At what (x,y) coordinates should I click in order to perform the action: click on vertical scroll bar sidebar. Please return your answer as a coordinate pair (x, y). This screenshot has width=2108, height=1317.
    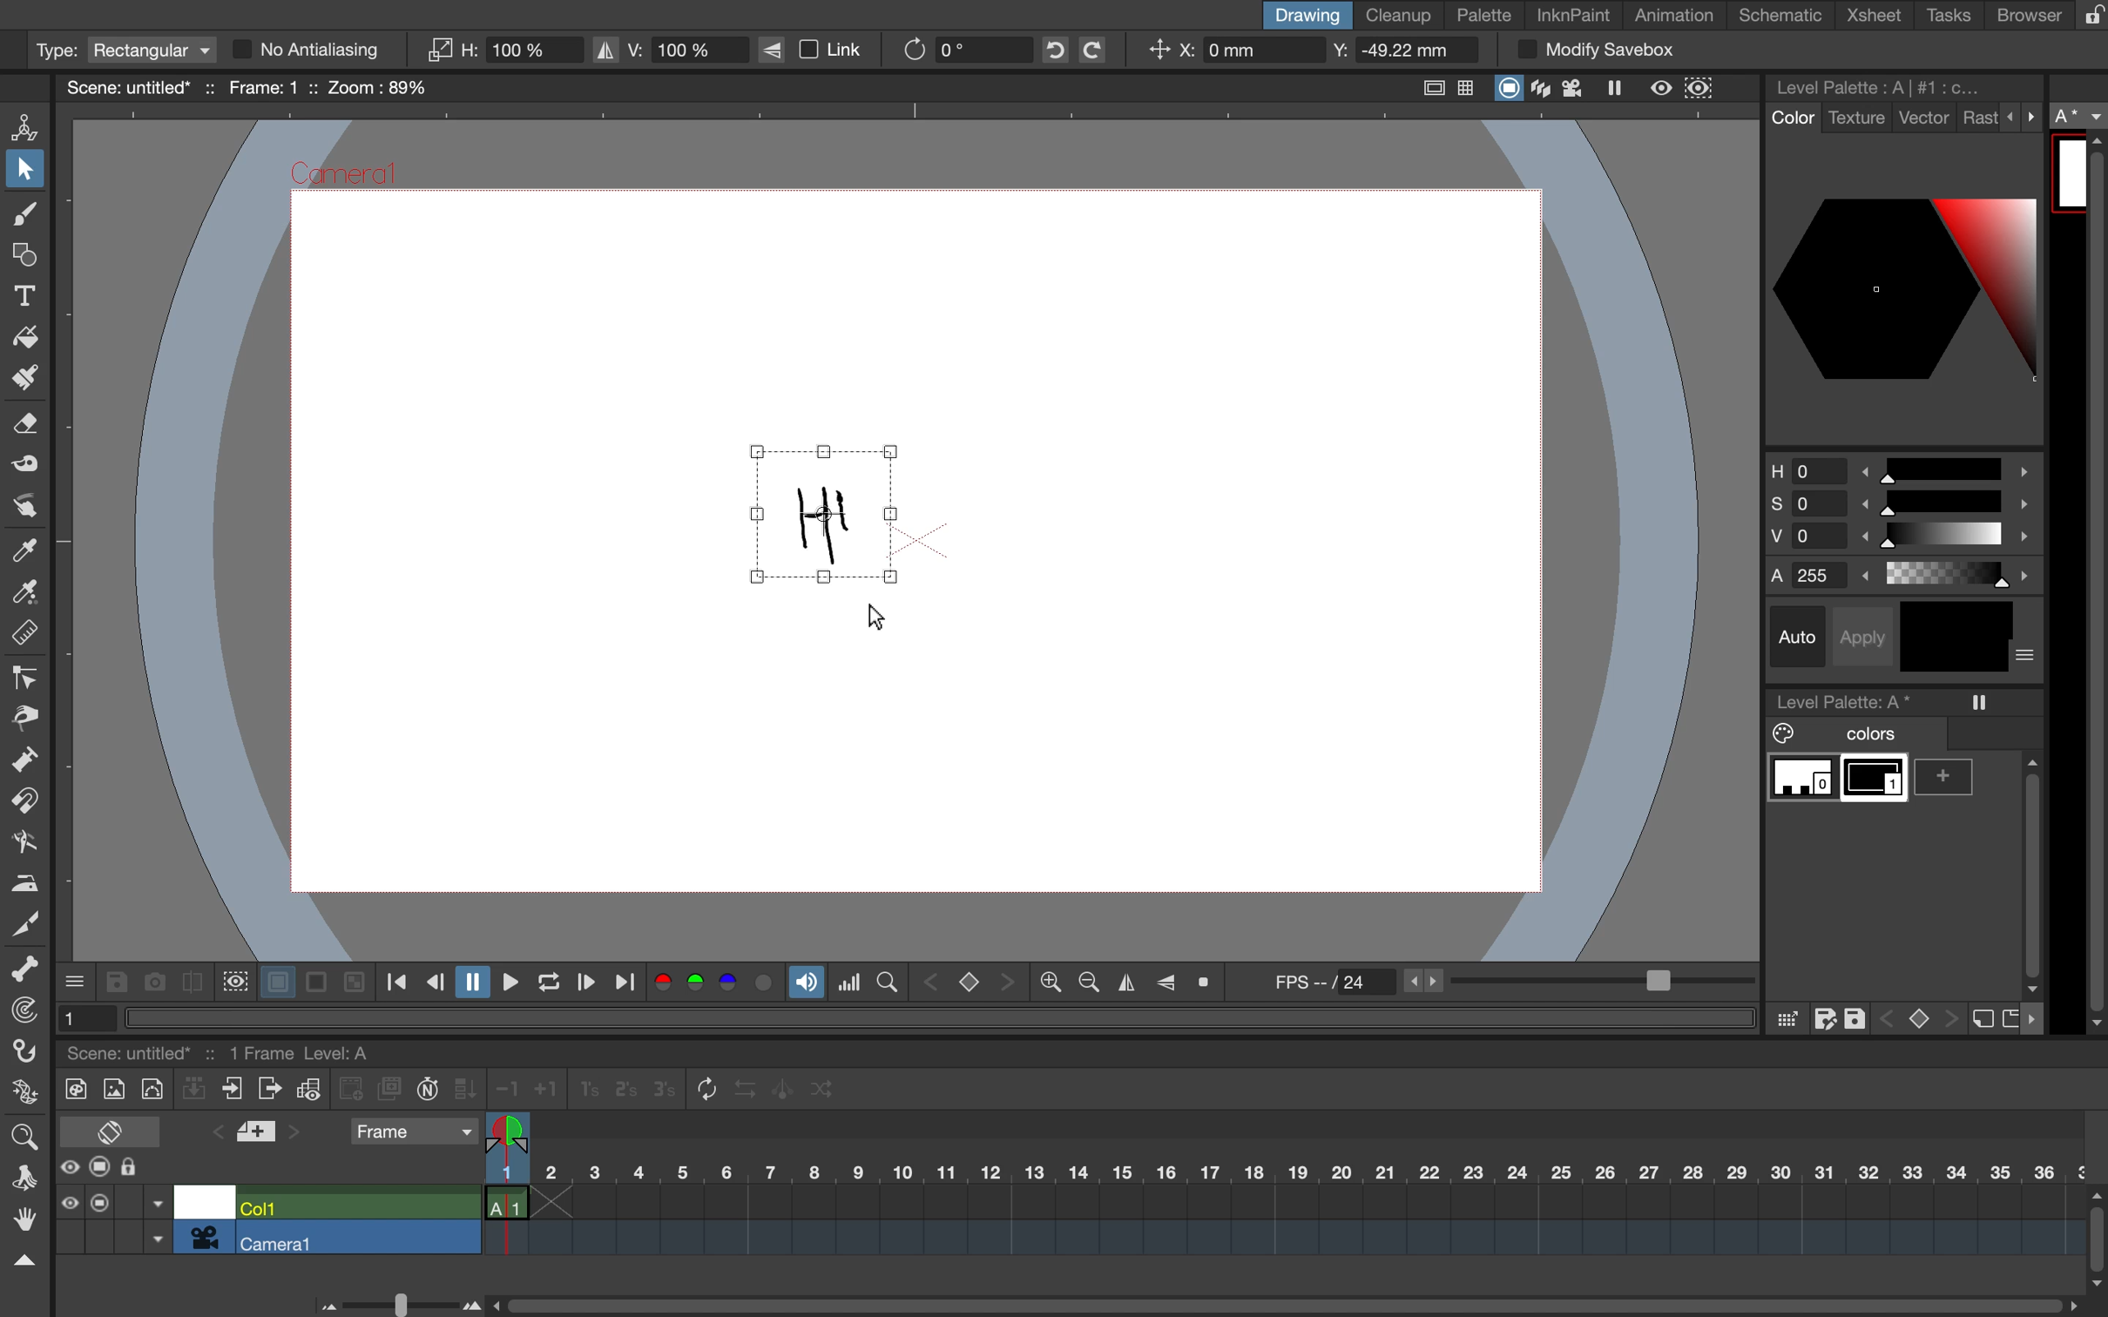
    Looking at the image, I should click on (2030, 868).